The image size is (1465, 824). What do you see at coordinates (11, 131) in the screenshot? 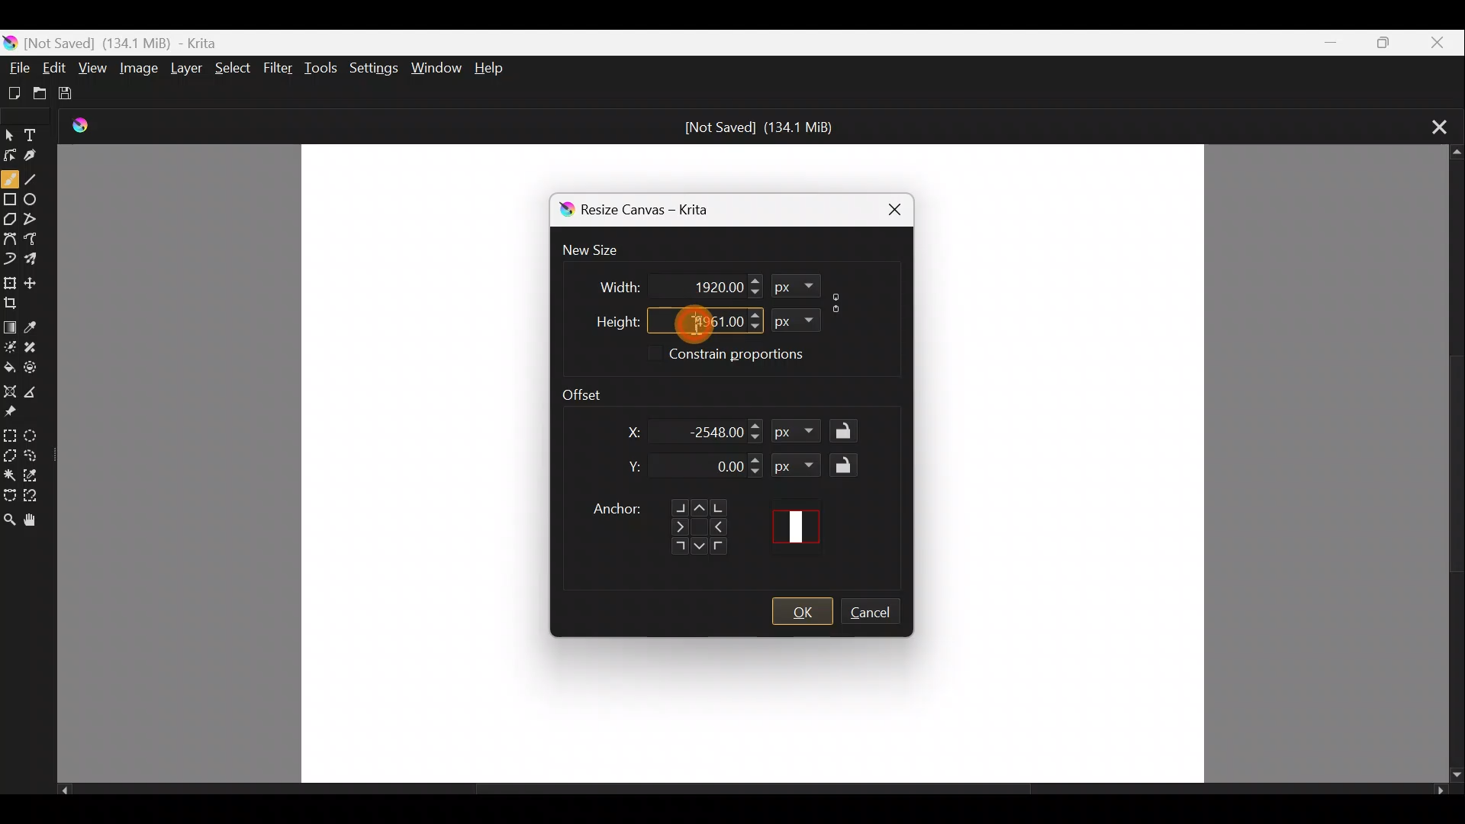
I see `Select shapes tool` at bounding box center [11, 131].